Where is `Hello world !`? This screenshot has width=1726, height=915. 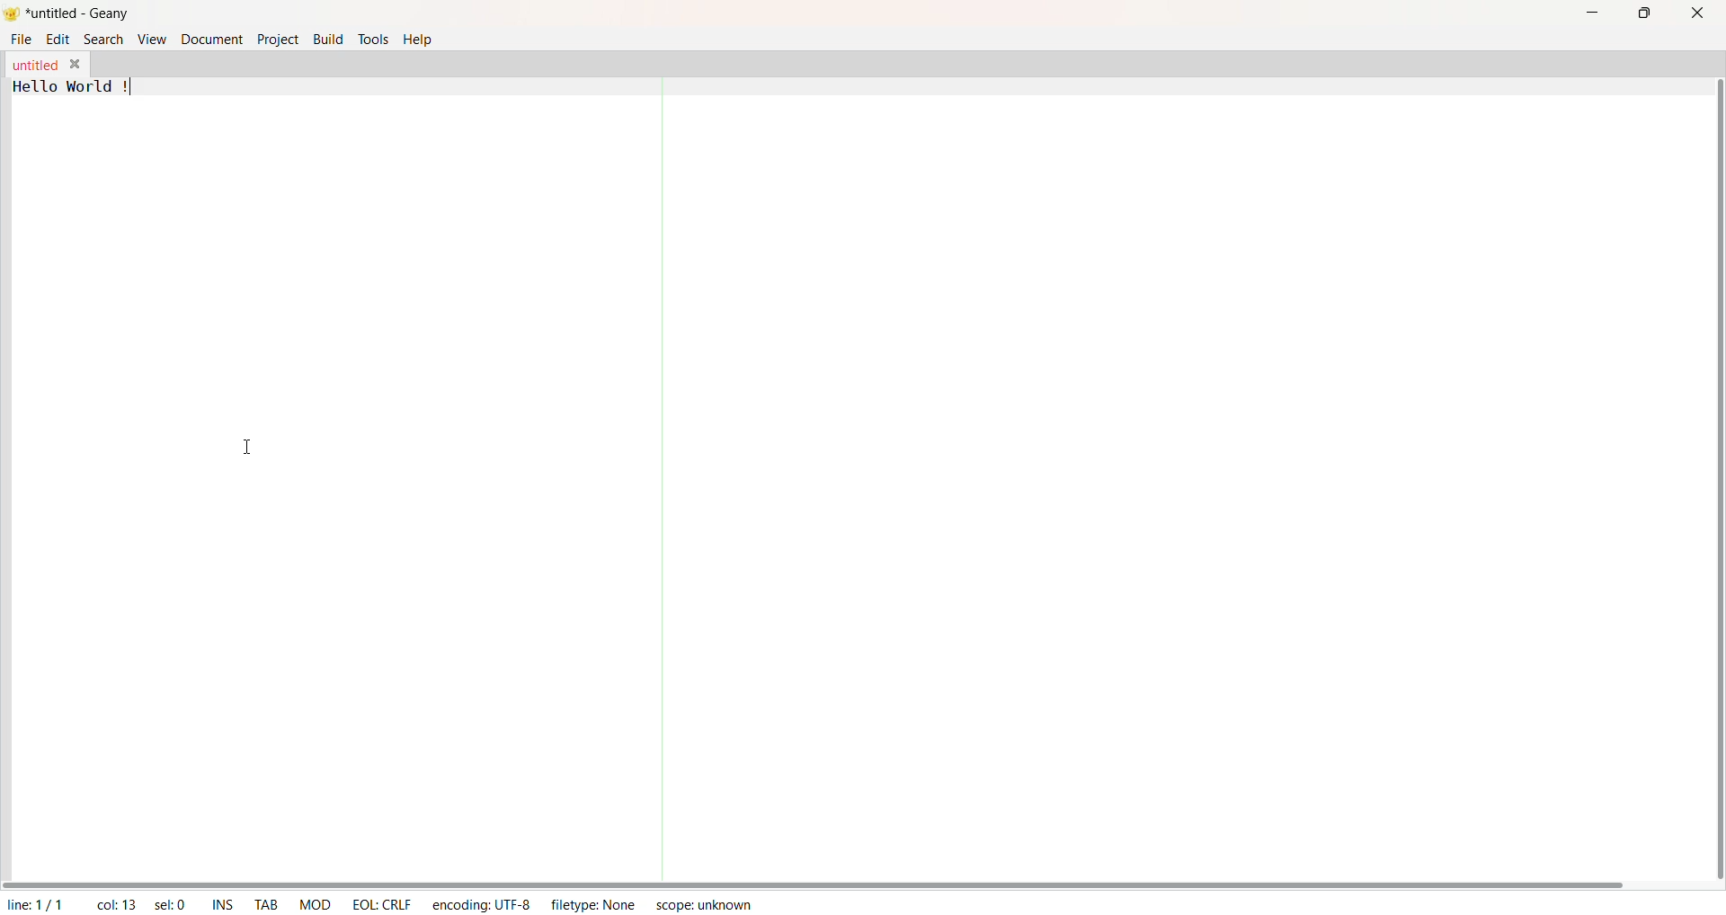 Hello world ! is located at coordinates (76, 86).